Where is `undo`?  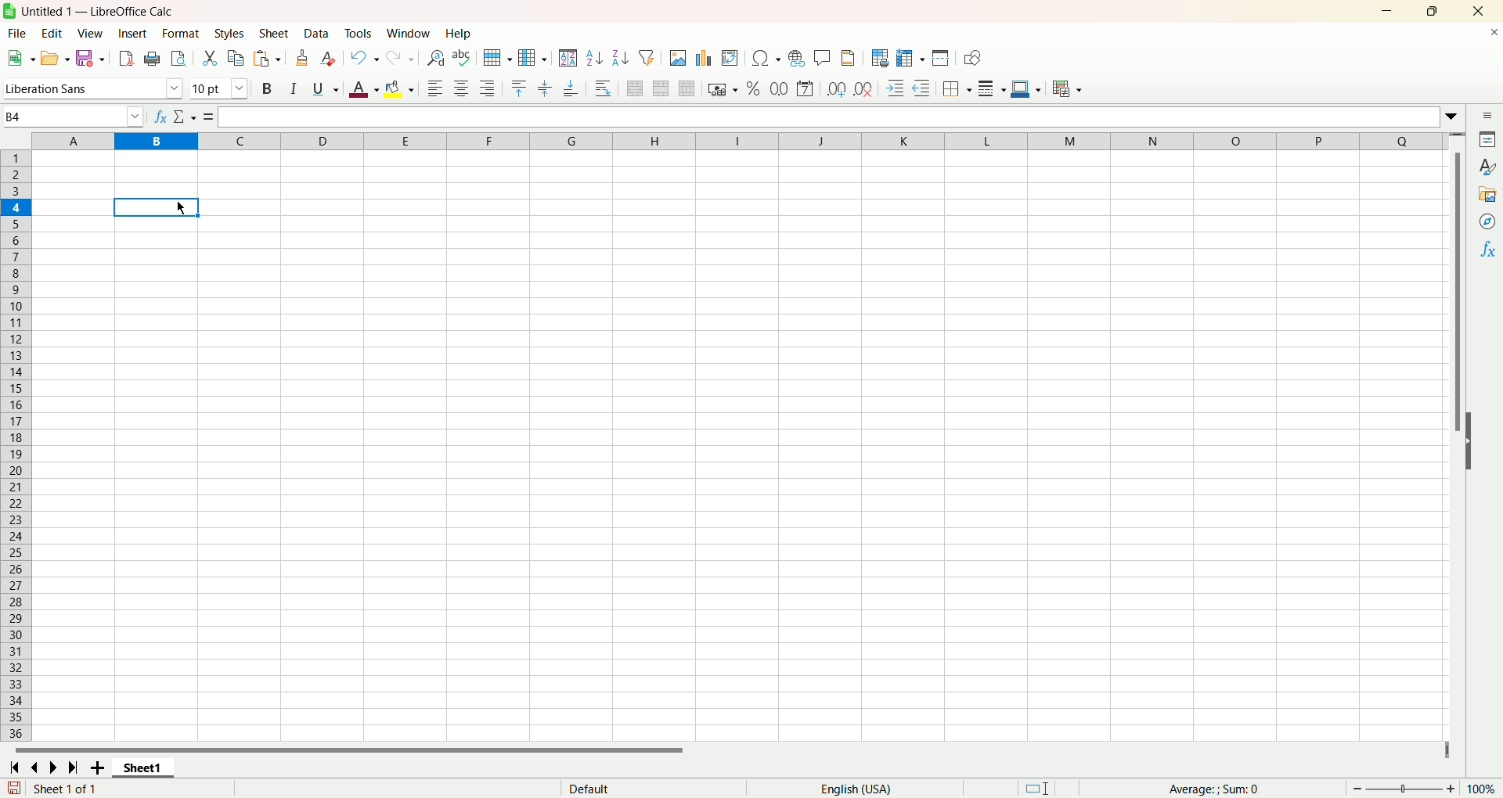
undo is located at coordinates (366, 58).